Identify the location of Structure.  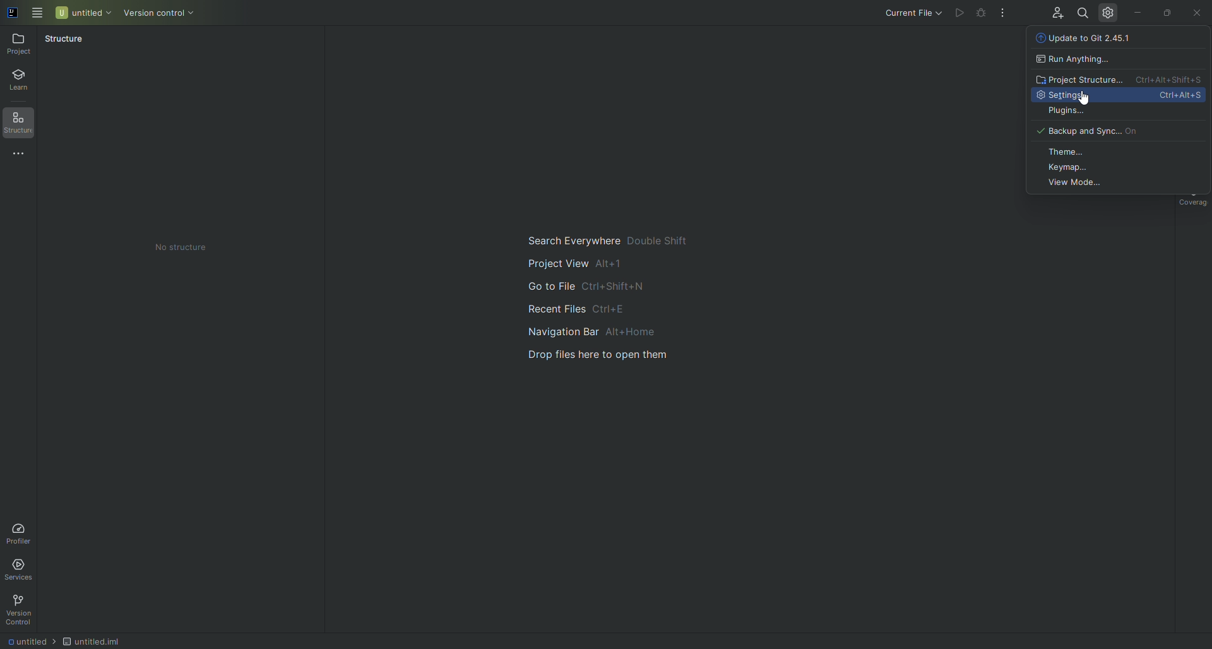
(21, 122).